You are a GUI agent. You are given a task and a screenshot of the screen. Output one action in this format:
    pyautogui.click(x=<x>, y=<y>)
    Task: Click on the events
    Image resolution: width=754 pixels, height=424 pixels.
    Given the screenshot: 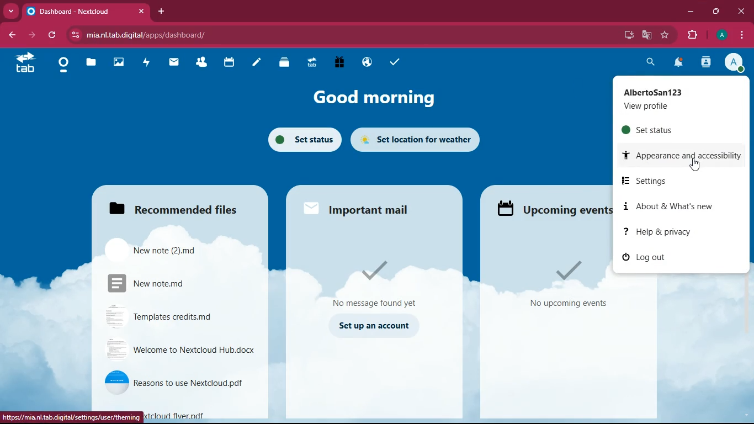 What is the action you would take?
    pyautogui.click(x=551, y=208)
    